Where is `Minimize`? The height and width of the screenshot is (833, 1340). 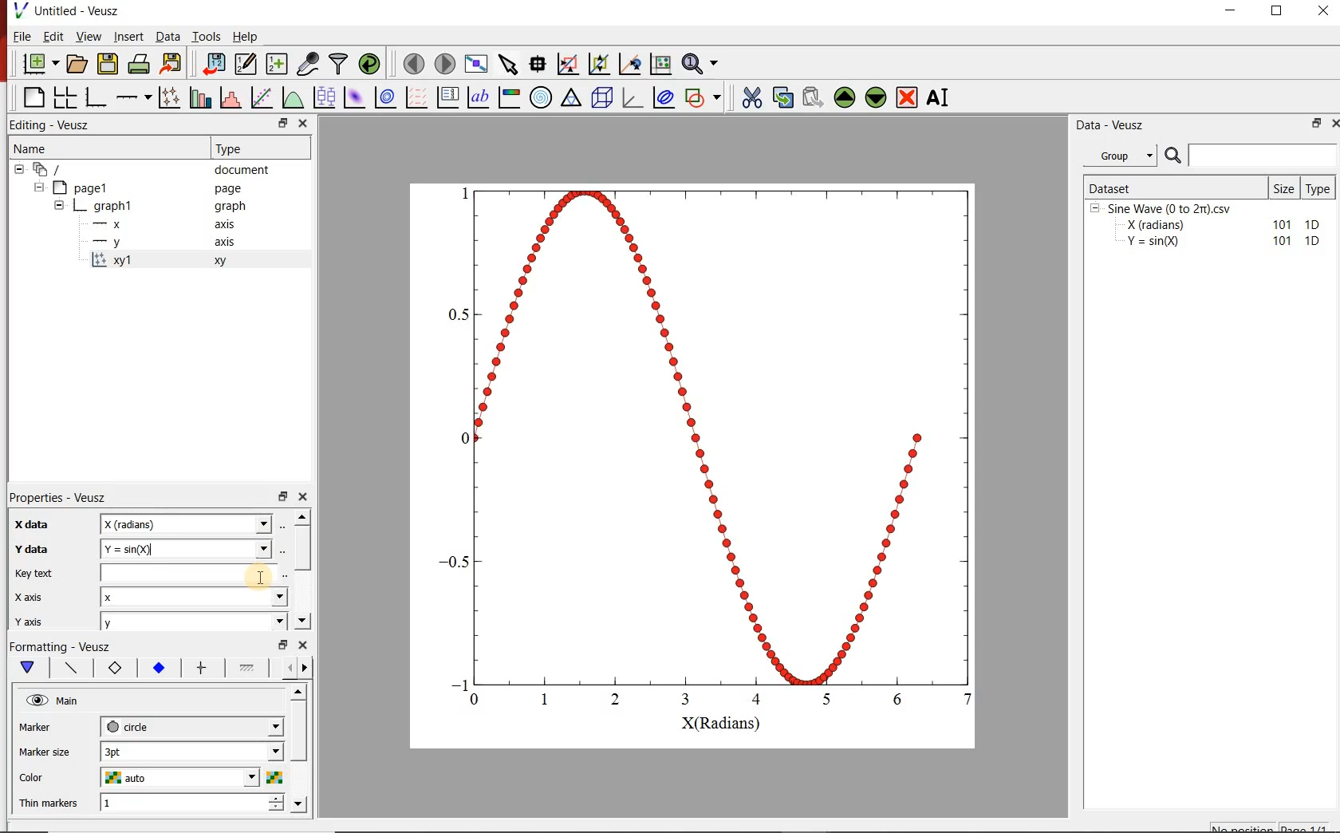 Minimize is located at coordinates (1230, 11).